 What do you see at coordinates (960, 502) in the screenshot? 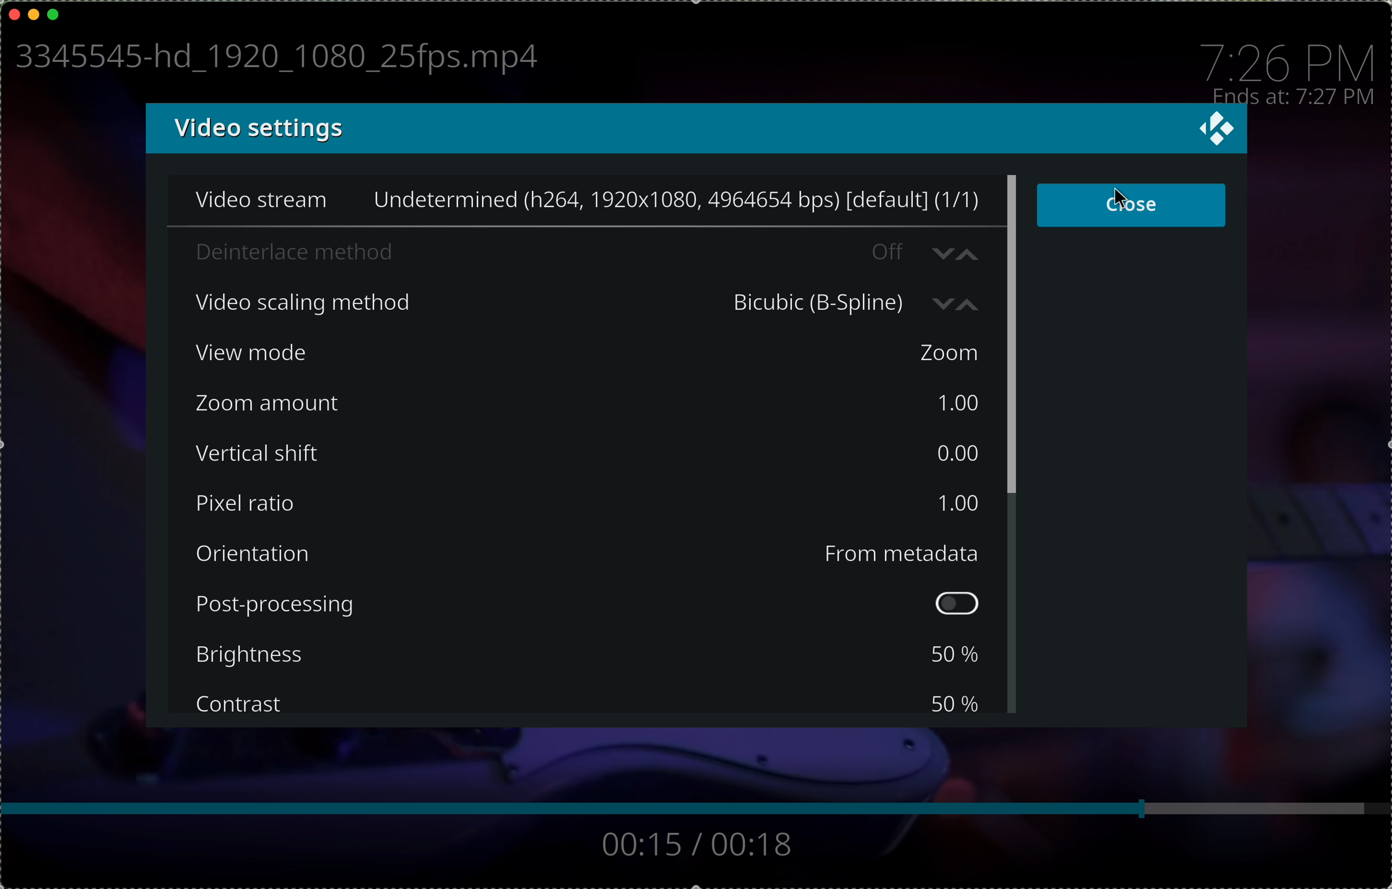
I see `1.00` at bounding box center [960, 502].